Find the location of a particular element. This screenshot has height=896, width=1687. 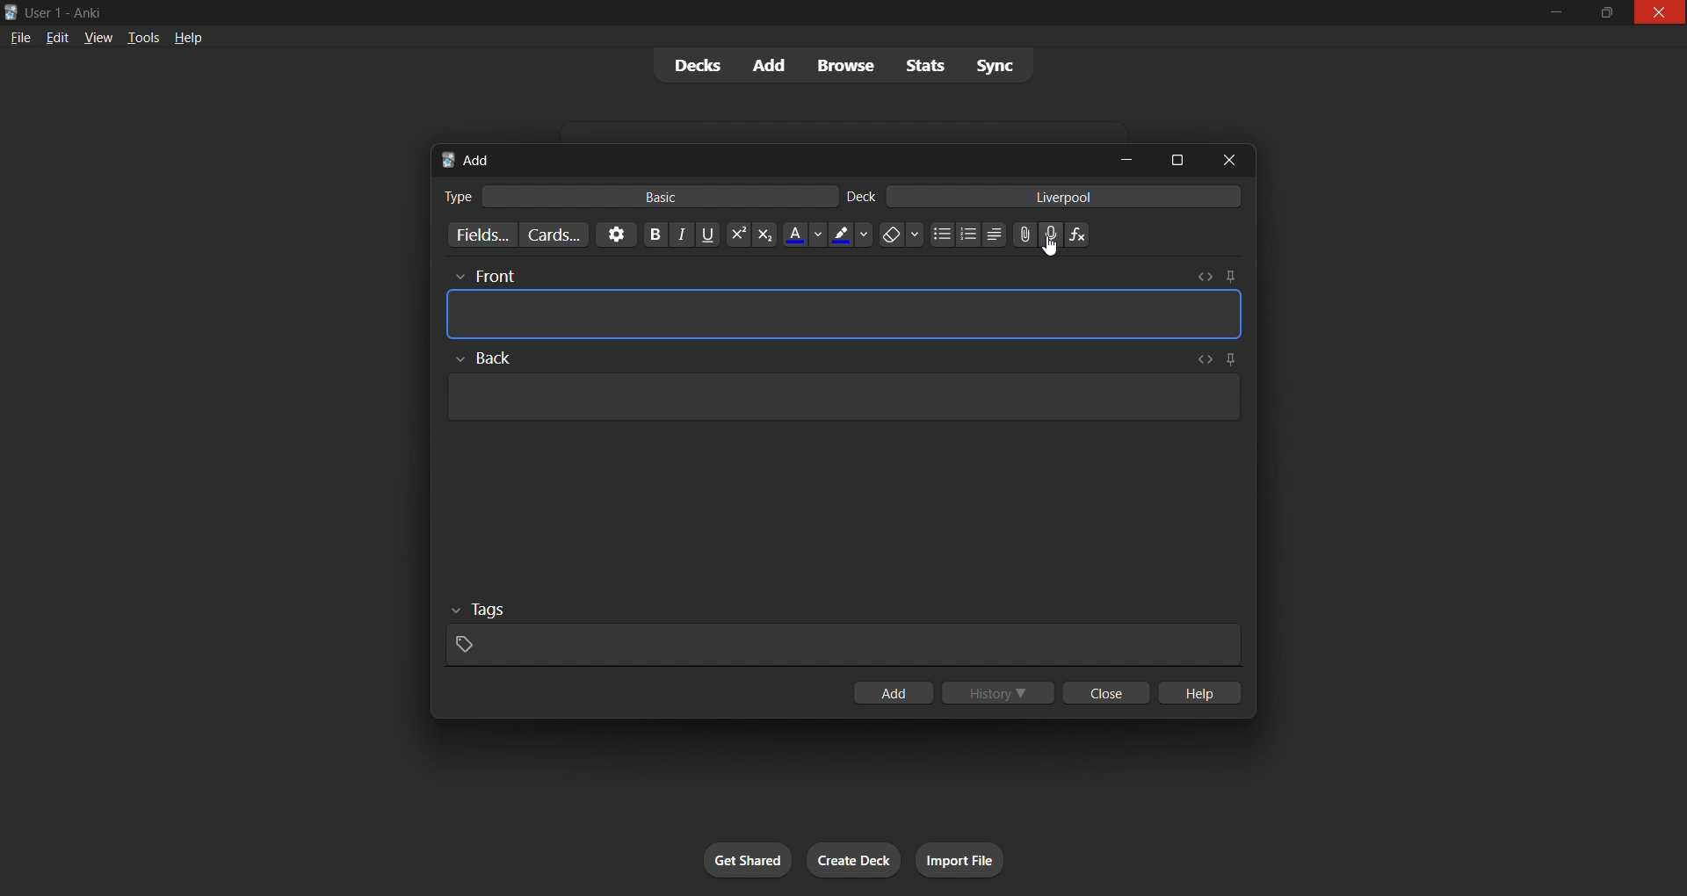

add is located at coordinates (771, 63).